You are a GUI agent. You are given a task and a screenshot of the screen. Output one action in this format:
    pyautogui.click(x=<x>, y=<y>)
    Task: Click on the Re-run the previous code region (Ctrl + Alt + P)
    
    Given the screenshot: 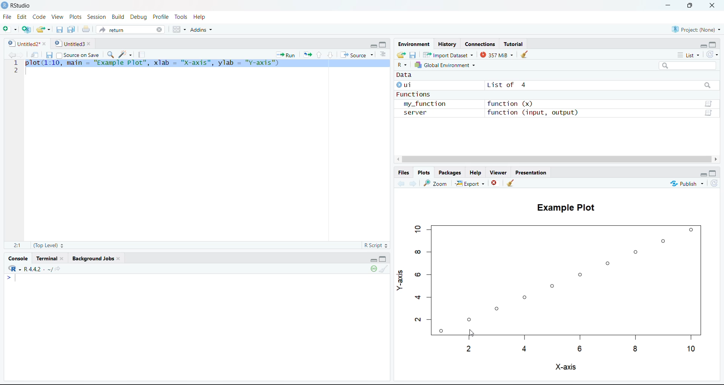 What is the action you would take?
    pyautogui.click(x=307, y=54)
    